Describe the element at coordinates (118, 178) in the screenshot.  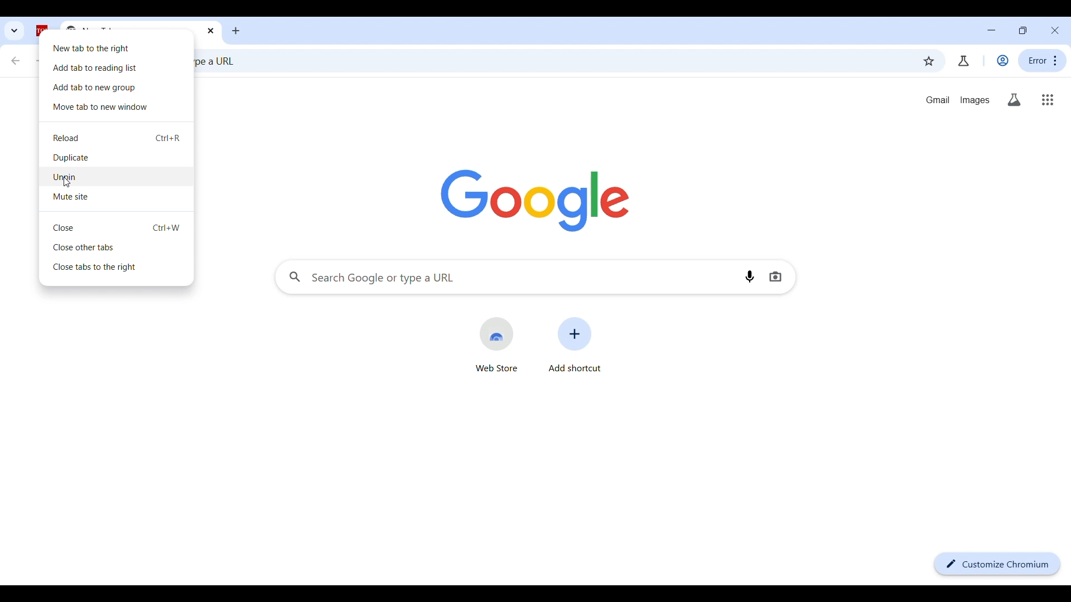
I see `Unpin tab` at that location.